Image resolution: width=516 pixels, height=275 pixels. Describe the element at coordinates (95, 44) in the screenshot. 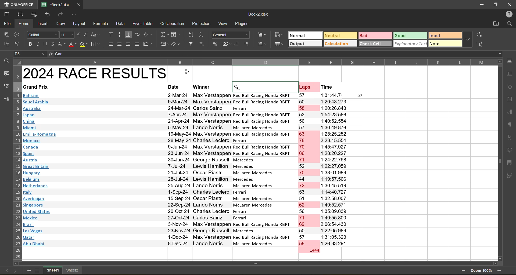

I see `borders` at that location.